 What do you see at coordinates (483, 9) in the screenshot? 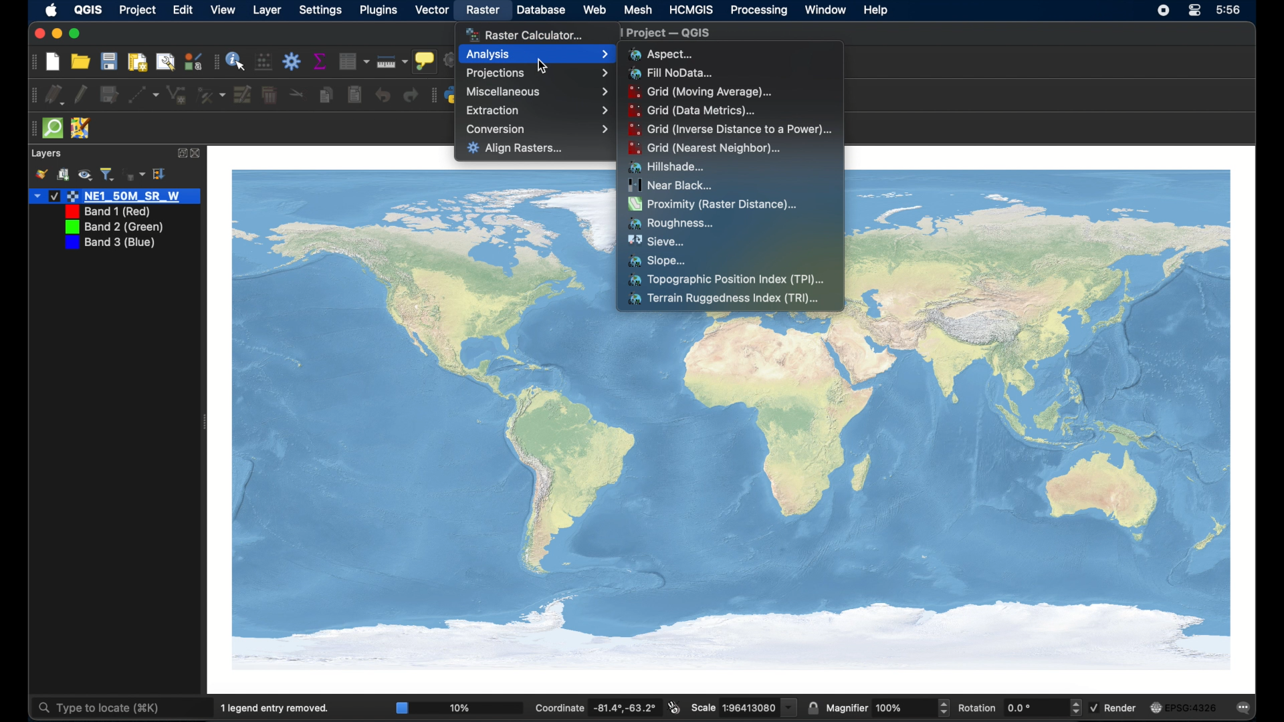
I see `raster` at bounding box center [483, 9].